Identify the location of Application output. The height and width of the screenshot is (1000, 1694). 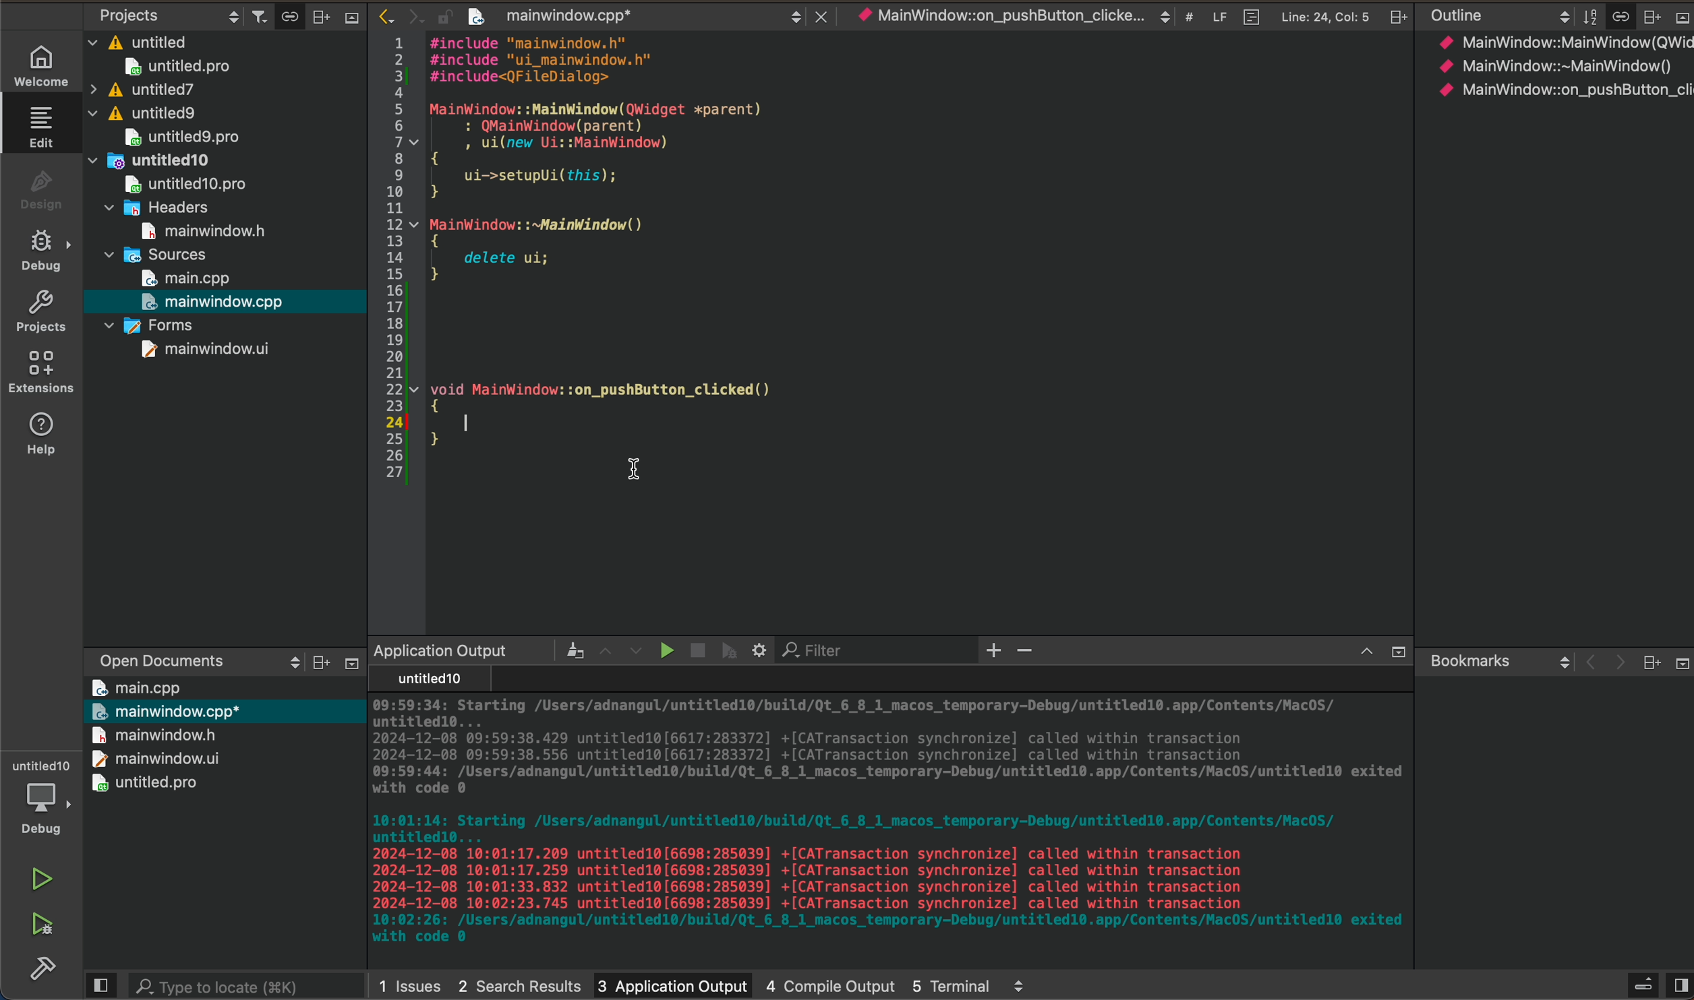
(440, 650).